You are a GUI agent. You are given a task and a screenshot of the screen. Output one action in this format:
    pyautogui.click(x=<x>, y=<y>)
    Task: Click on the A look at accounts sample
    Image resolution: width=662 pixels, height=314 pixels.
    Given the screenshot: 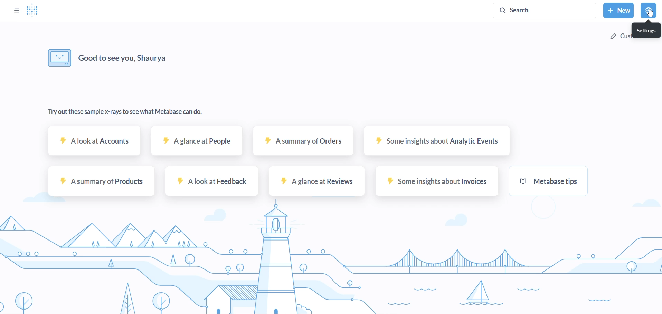 What is the action you would take?
    pyautogui.click(x=95, y=145)
    